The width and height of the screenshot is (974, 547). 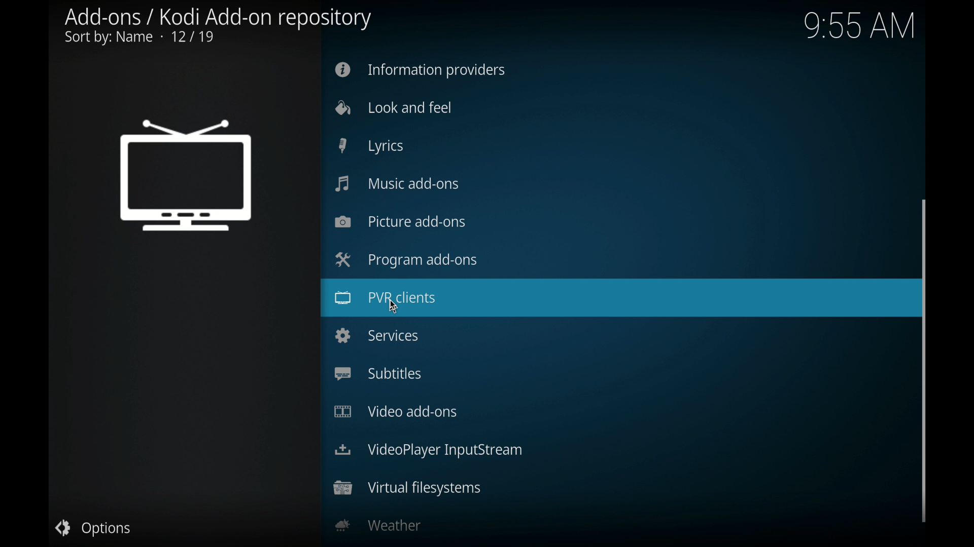 I want to click on program add-ons, so click(x=405, y=260).